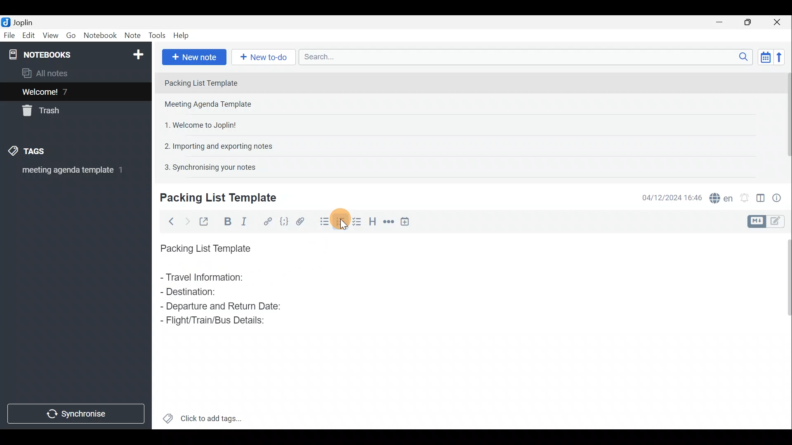  I want to click on Set alarm, so click(744, 196).